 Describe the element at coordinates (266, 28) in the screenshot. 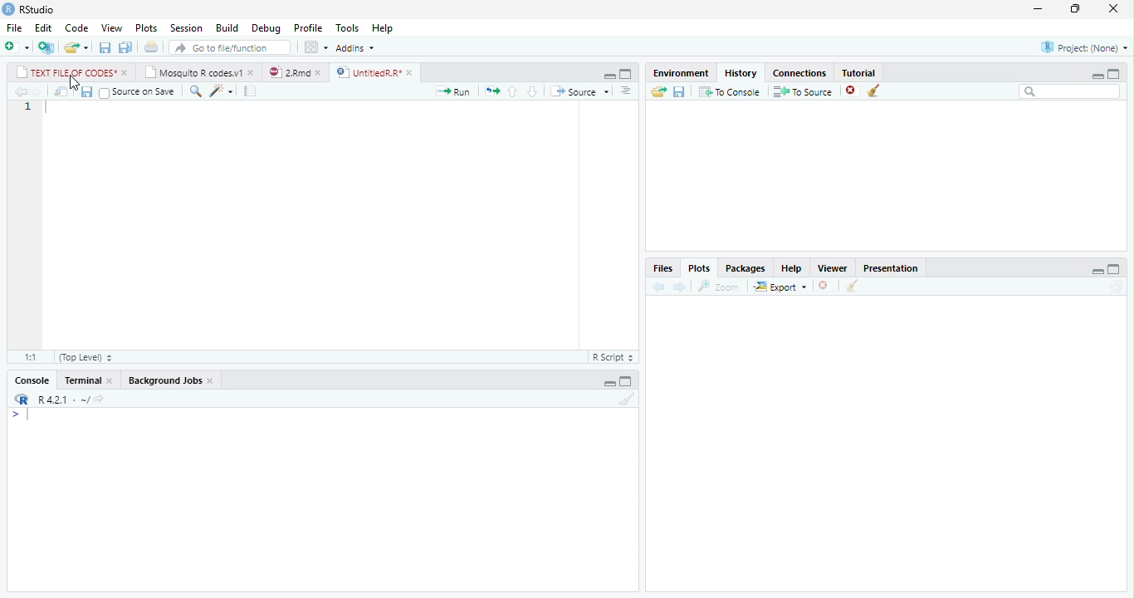

I see `Debug` at that location.